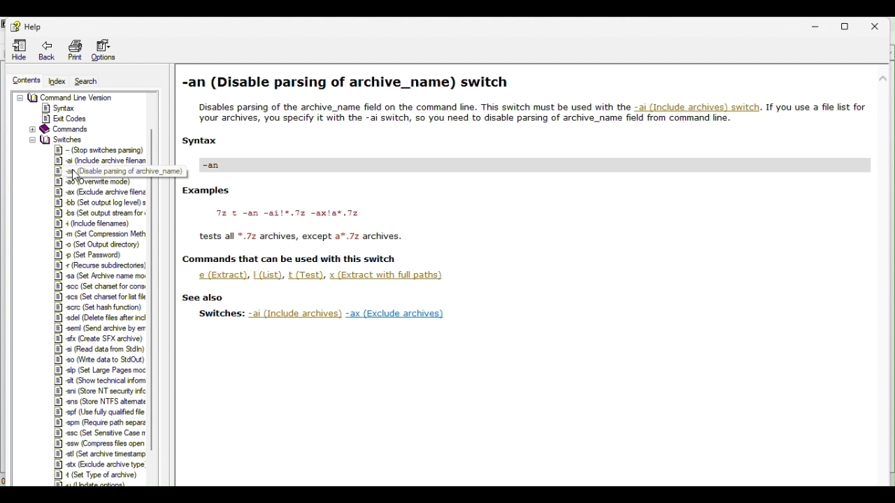  What do you see at coordinates (101, 233) in the screenshot?
I see `18] m (Set Compression Meth` at bounding box center [101, 233].